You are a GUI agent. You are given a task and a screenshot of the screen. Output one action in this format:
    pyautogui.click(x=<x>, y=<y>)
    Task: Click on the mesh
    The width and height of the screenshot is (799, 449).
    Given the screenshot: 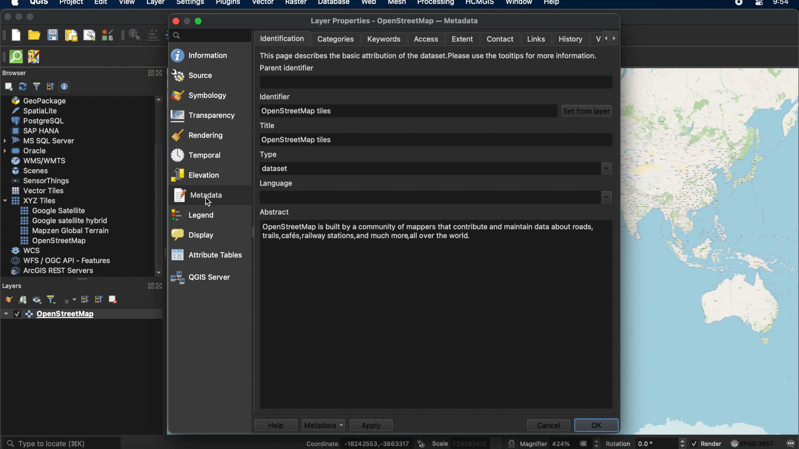 What is the action you would take?
    pyautogui.click(x=396, y=3)
    